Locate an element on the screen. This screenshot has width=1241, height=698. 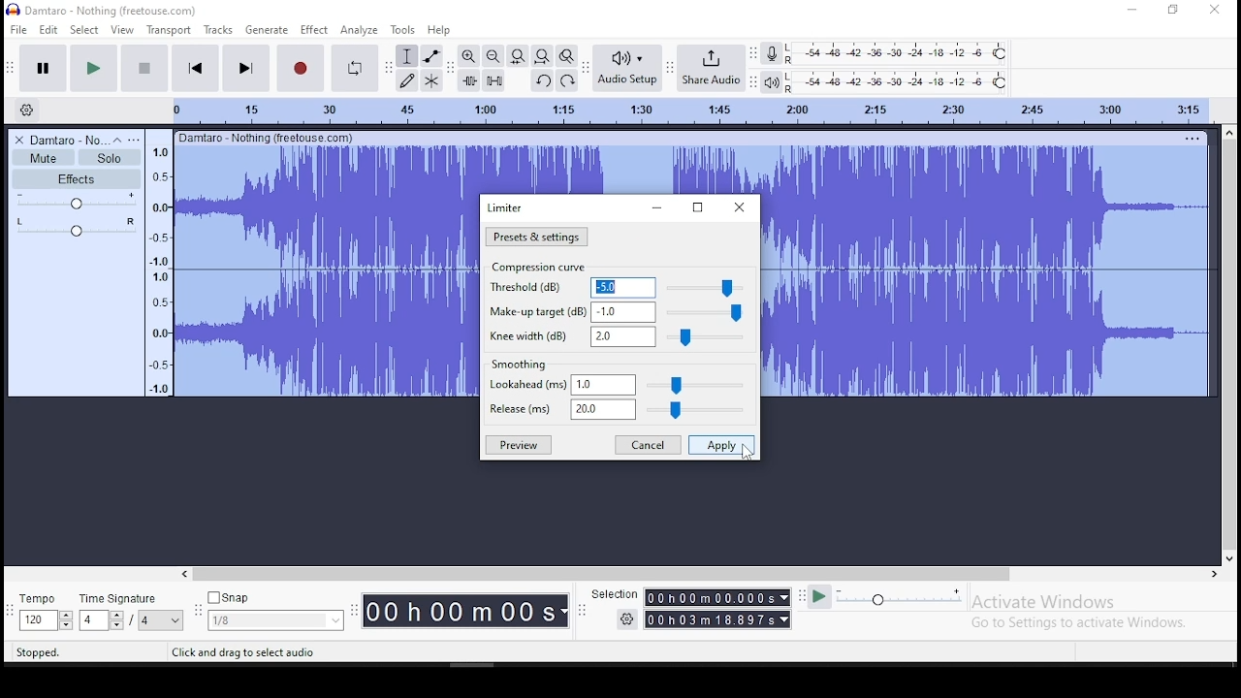
close window is located at coordinates (739, 207).